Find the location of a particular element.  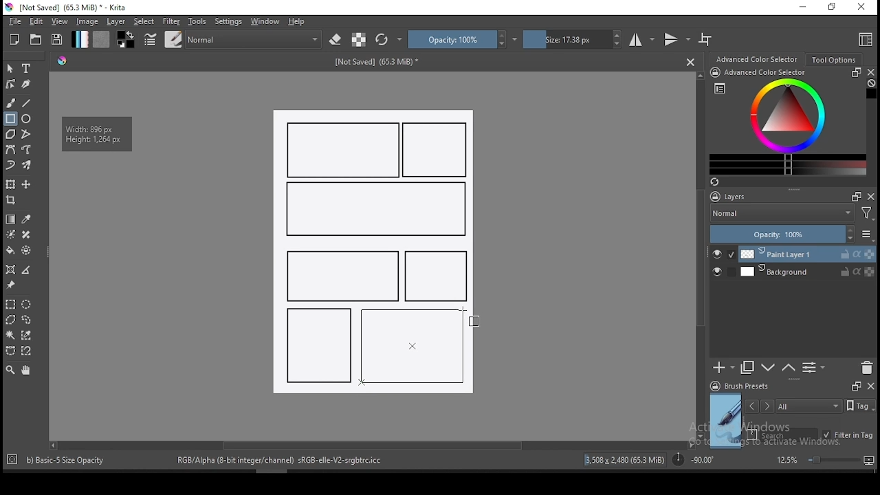

 close window is located at coordinates (863, 8).